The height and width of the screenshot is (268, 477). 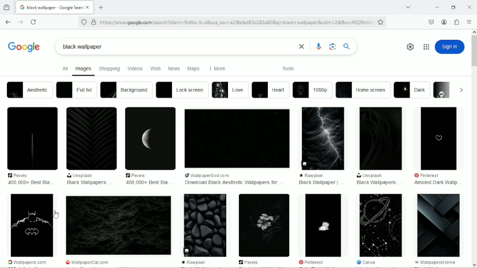 What do you see at coordinates (412, 90) in the screenshot?
I see `dark` at bounding box center [412, 90].